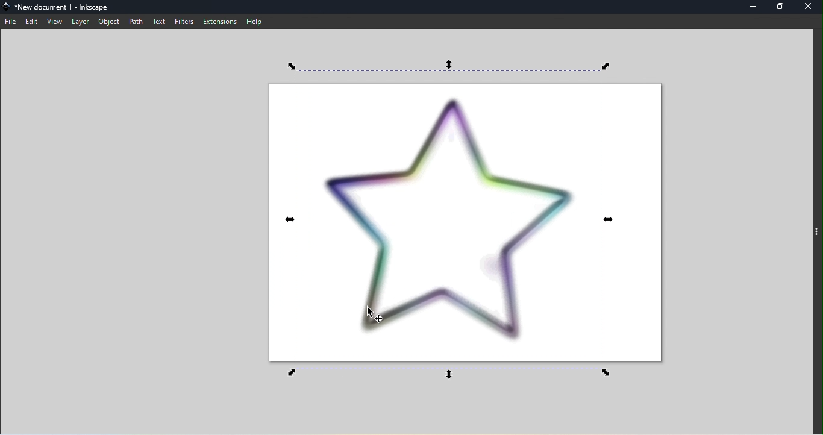 This screenshot has height=435, width=823. What do you see at coordinates (136, 22) in the screenshot?
I see `Path` at bounding box center [136, 22].